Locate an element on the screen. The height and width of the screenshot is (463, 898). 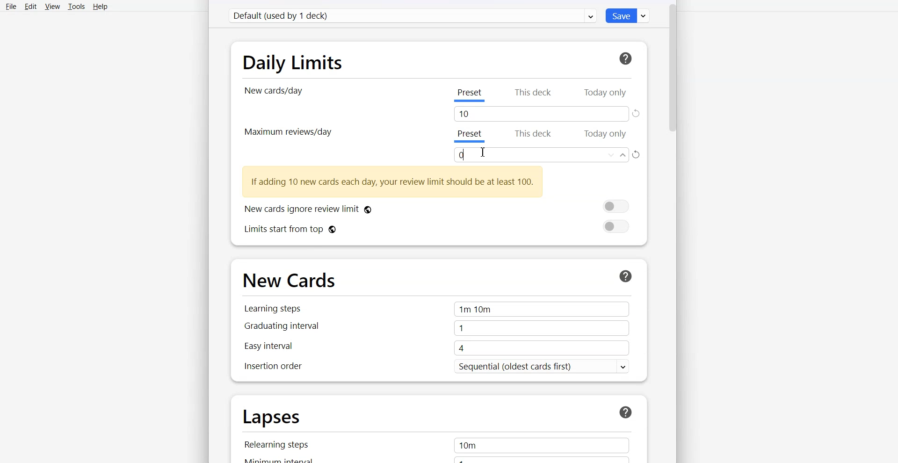
Preset is located at coordinates (469, 96).